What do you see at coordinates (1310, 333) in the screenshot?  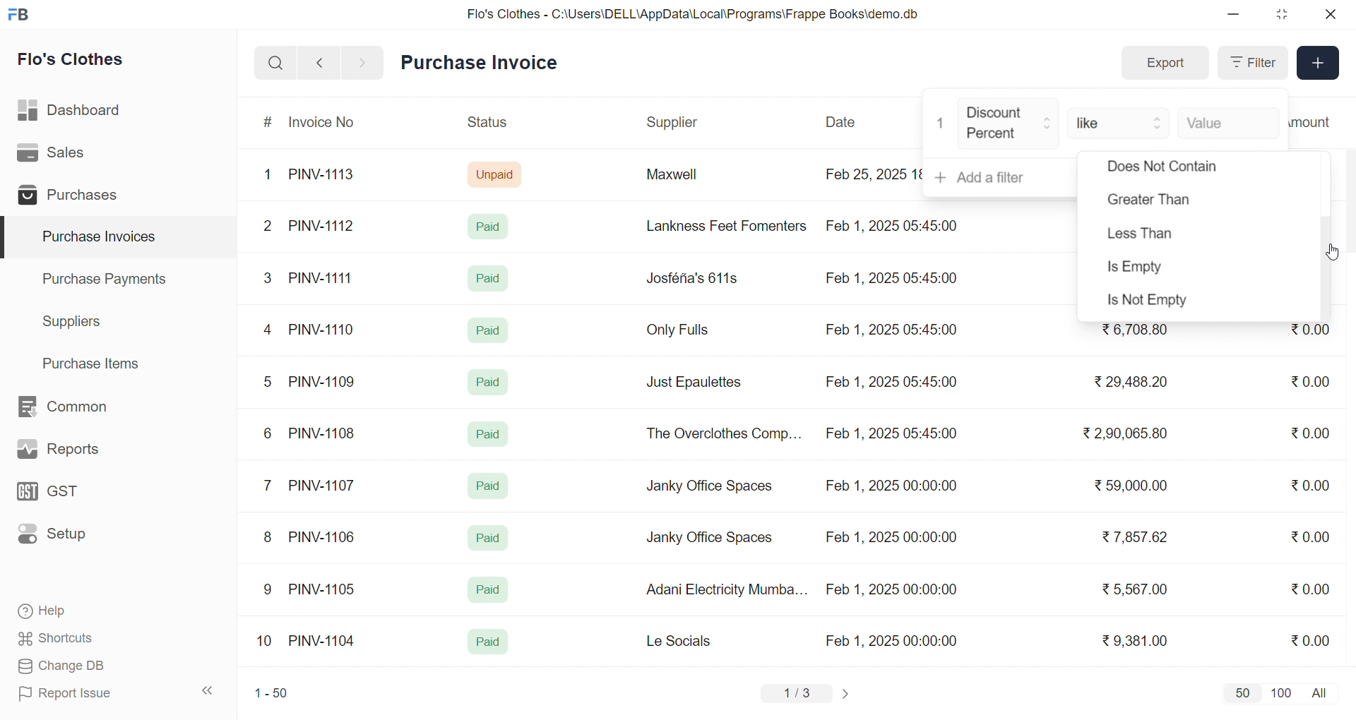 I see `₹0.00` at bounding box center [1310, 333].